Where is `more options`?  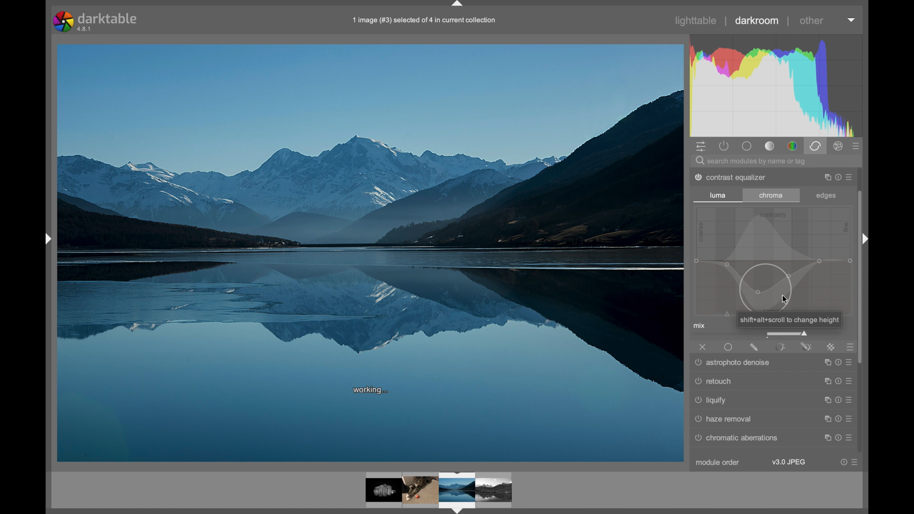 more options is located at coordinates (833, 420).